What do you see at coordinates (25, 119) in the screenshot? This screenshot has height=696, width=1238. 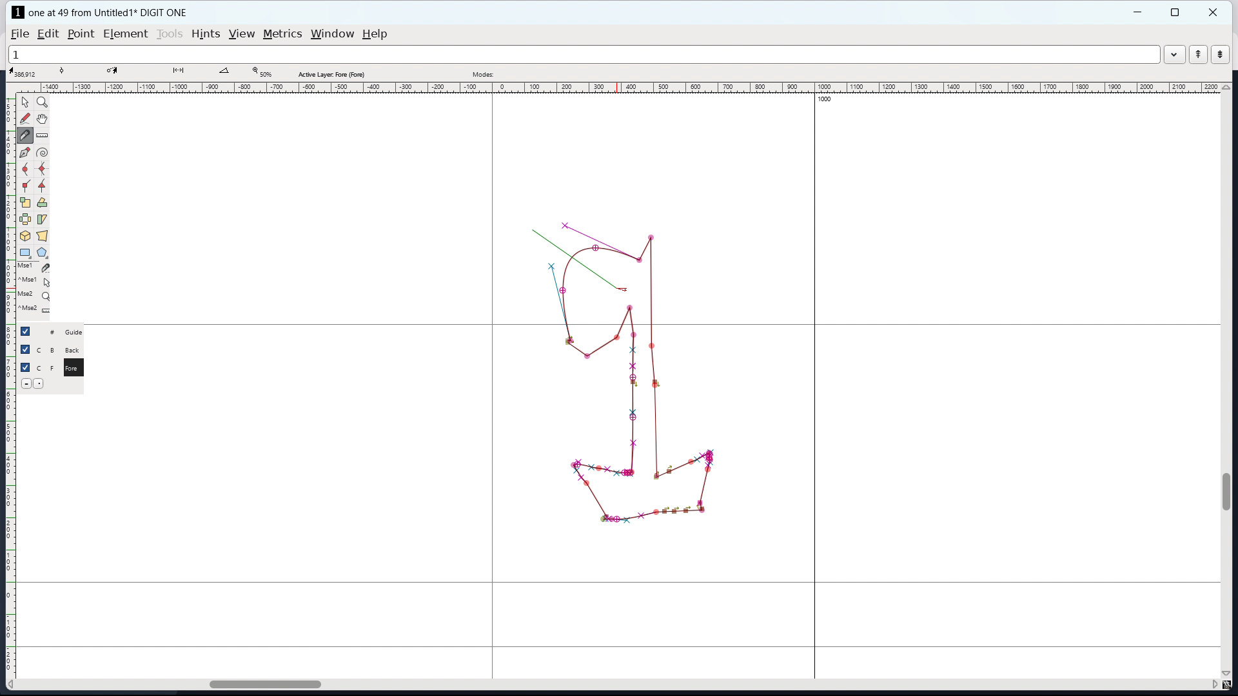 I see `draw a freehand curve` at bounding box center [25, 119].